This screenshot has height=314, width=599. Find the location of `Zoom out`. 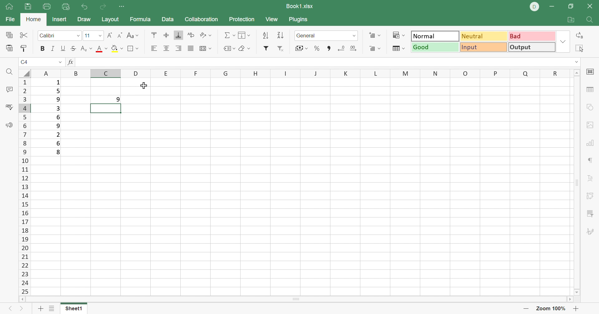

Zoom out is located at coordinates (525, 310).